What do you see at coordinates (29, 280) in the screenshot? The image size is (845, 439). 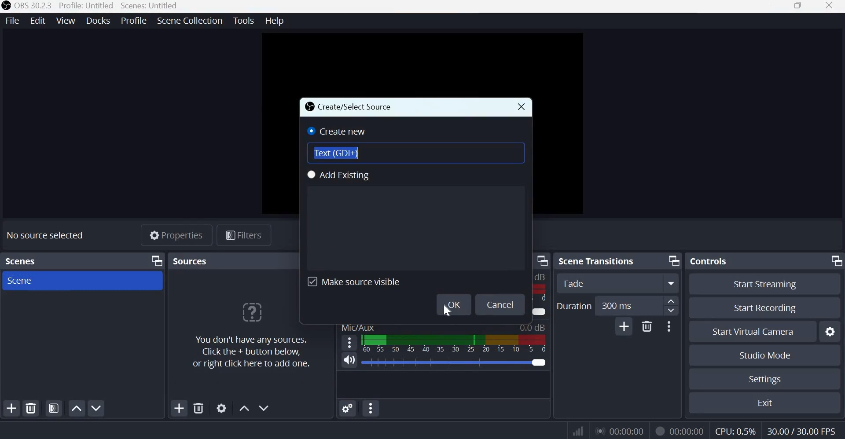 I see `Scene` at bounding box center [29, 280].